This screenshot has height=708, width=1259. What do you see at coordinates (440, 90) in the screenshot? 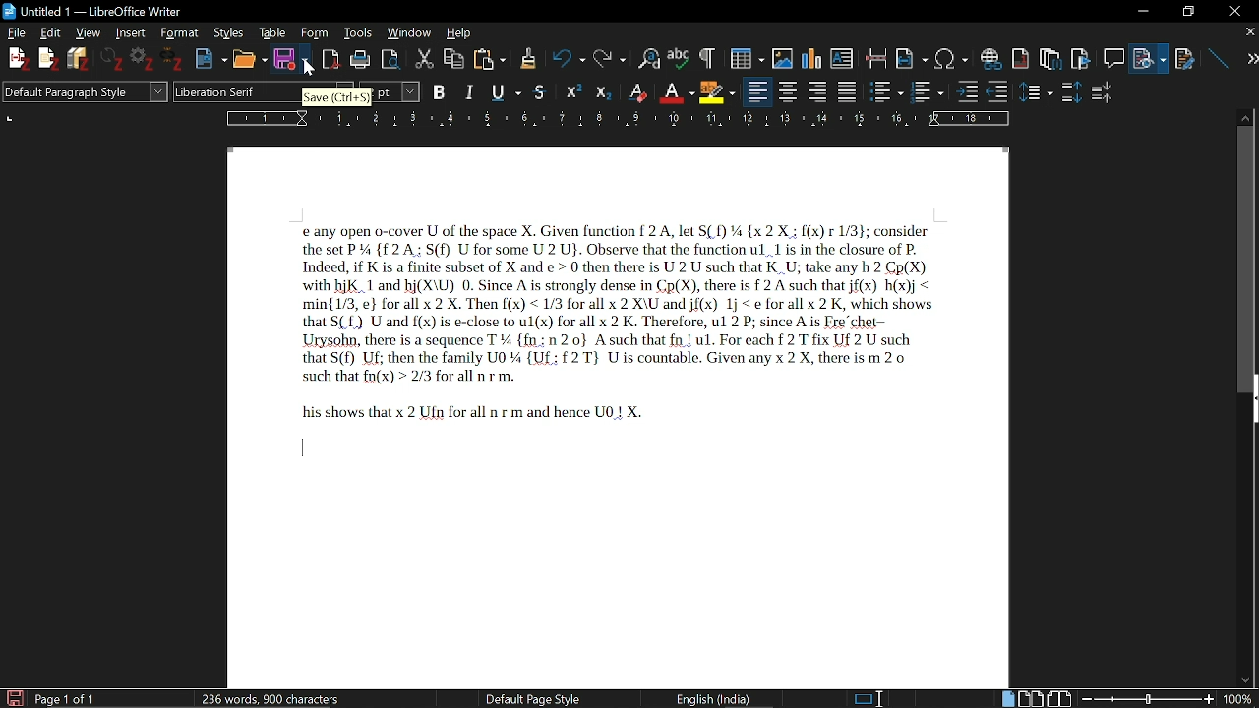
I see `B` at bounding box center [440, 90].